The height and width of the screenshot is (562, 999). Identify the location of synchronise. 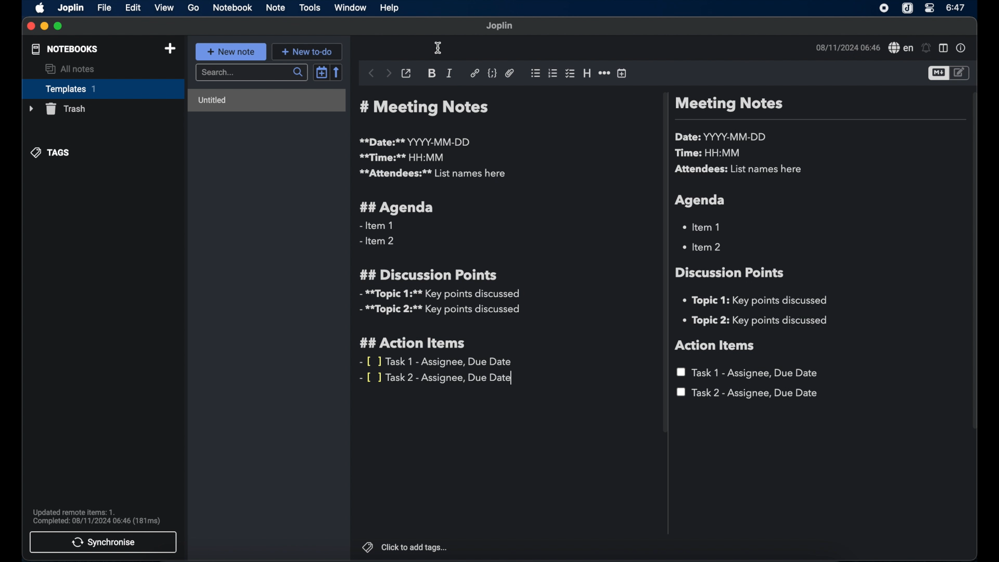
(104, 542).